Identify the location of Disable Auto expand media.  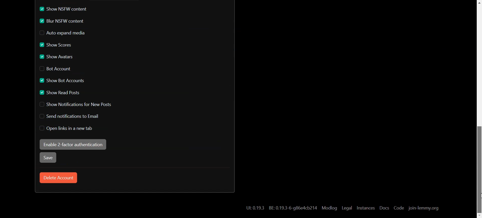
(71, 33).